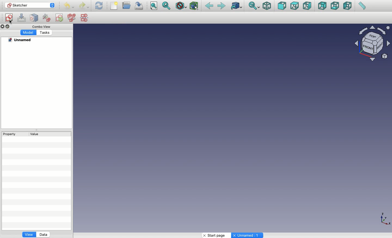  What do you see at coordinates (34, 18) in the screenshot?
I see `Map sketch to face` at bounding box center [34, 18].